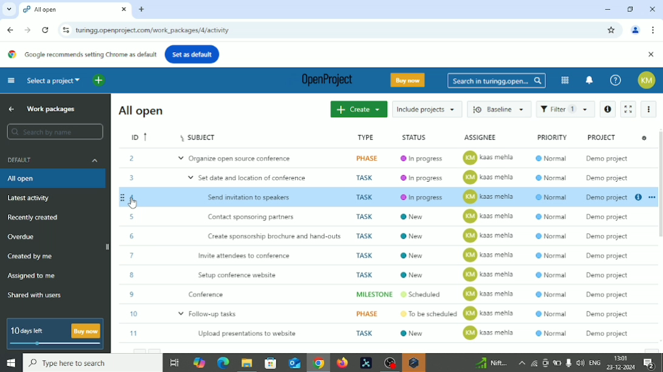 The height and width of the screenshot is (372, 663). What do you see at coordinates (638, 198) in the screenshot?
I see `Open details view` at bounding box center [638, 198].